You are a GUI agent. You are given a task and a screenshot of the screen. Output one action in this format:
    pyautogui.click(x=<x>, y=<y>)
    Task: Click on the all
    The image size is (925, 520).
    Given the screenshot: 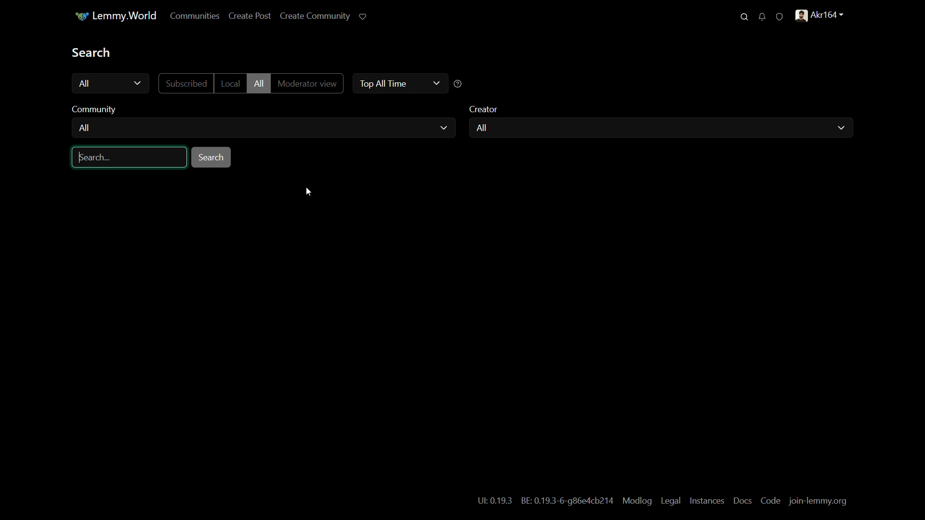 What is the action you would take?
    pyautogui.click(x=86, y=83)
    